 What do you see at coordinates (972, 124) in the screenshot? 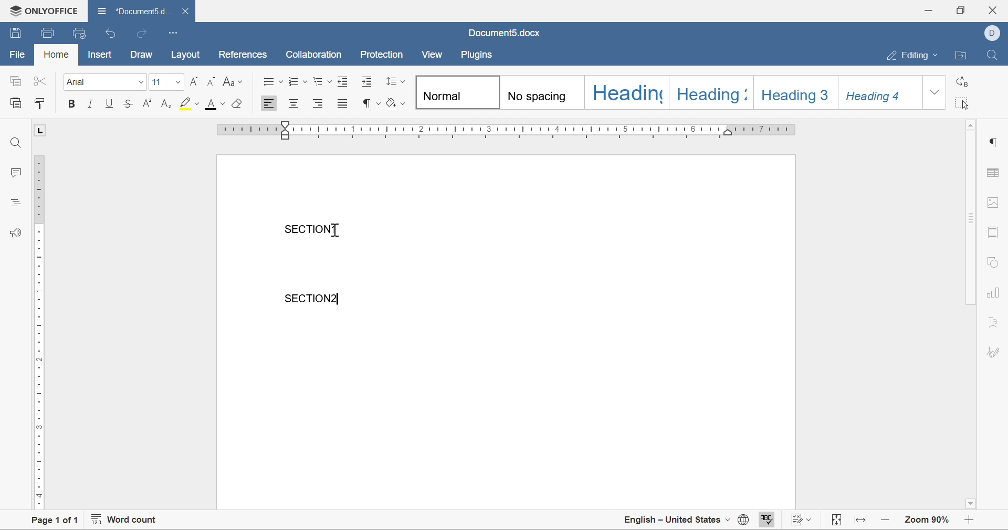
I see `scroll up` at bounding box center [972, 124].